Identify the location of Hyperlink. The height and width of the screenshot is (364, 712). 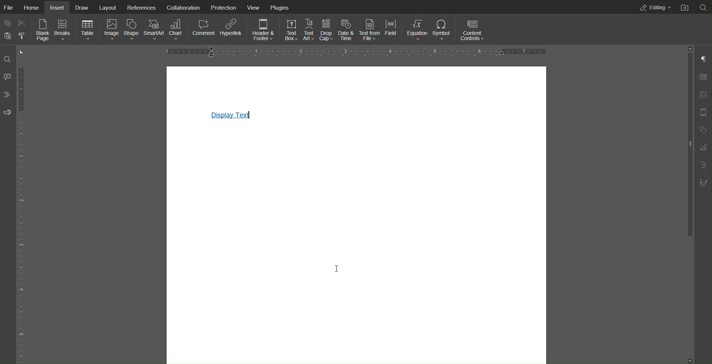
(231, 30).